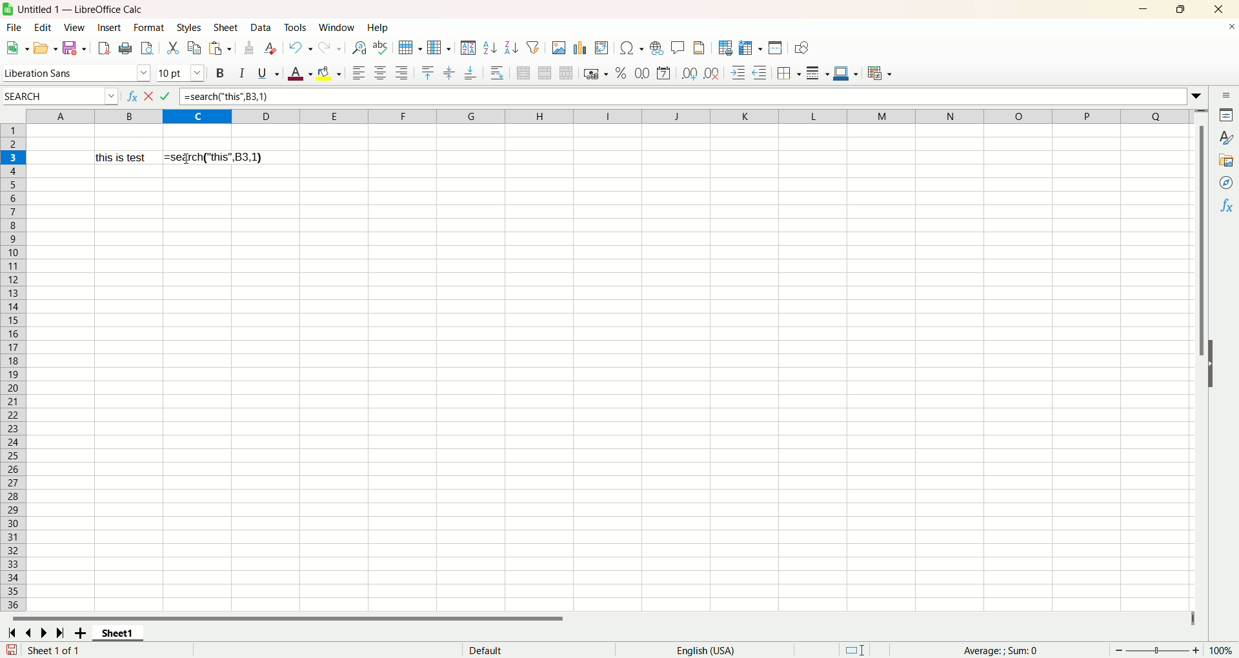 The width and height of the screenshot is (1239, 658). What do you see at coordinates (665, 74) in the screenshot?
I see `format as date` at bounding box center [665, 74].